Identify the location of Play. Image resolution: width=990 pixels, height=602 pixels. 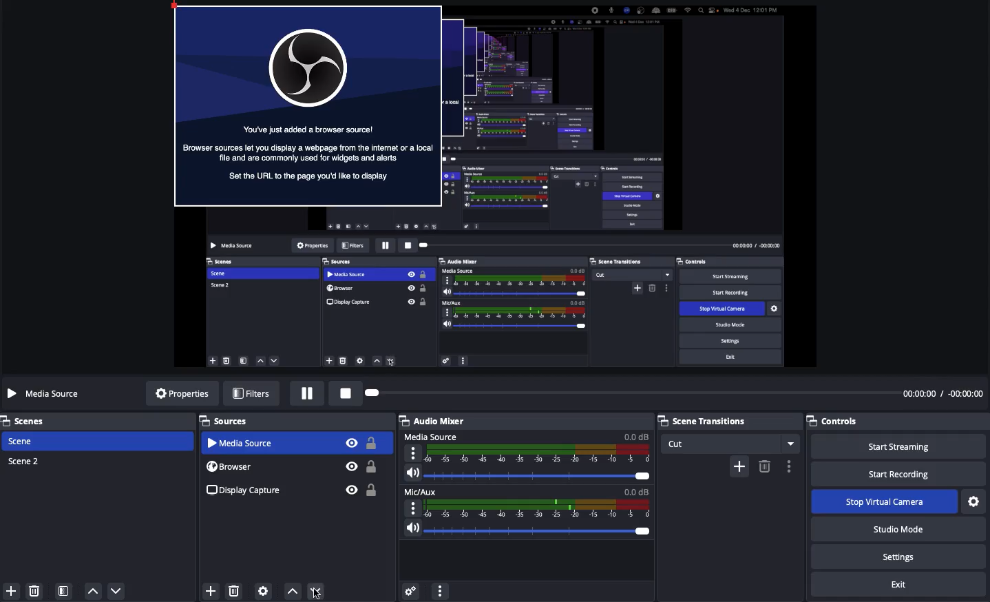
(626, 393).